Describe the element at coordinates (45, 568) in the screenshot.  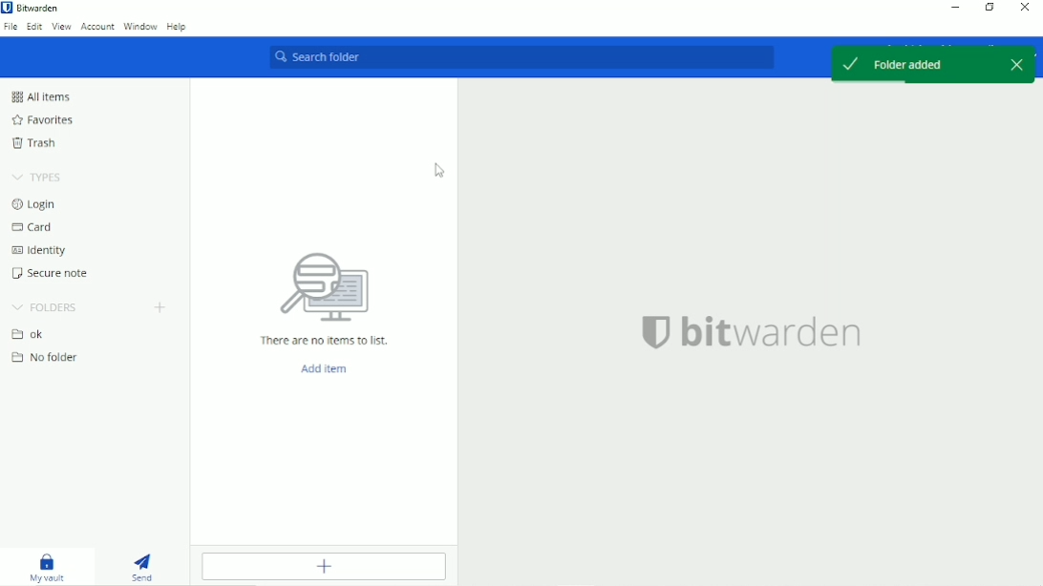
I see `My vault` at that location.